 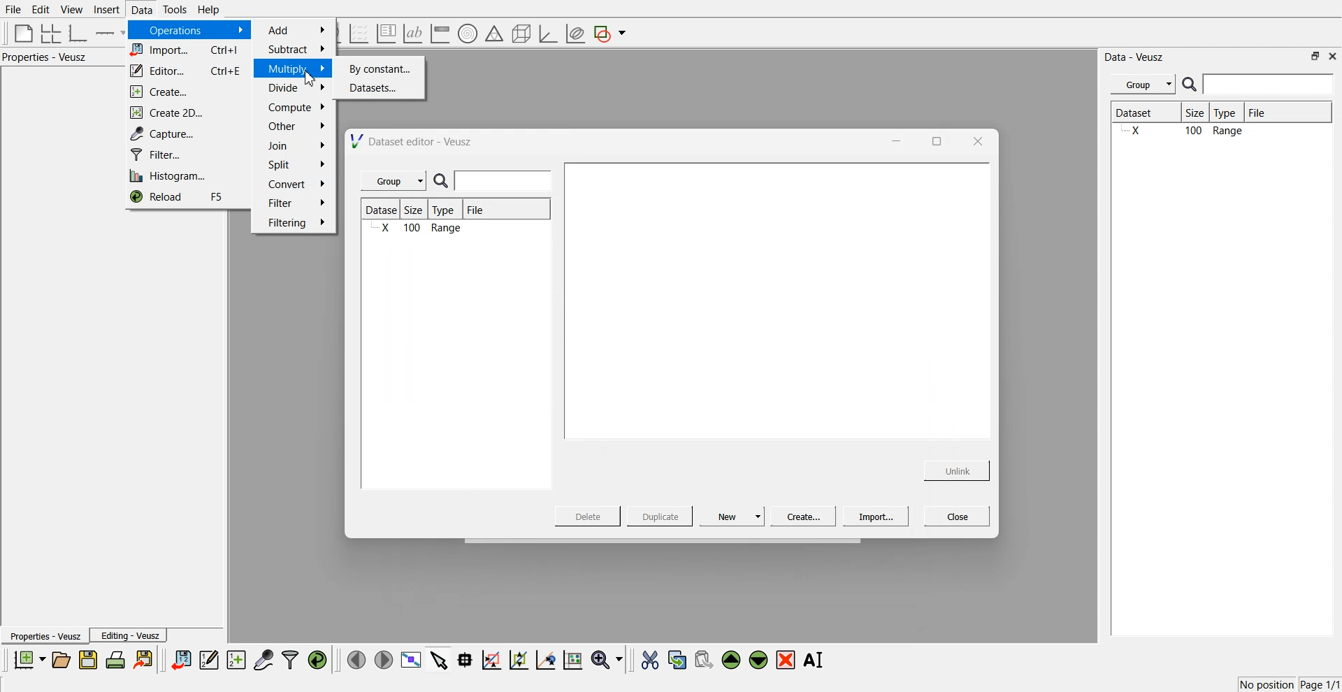 What do you see at coordinates (932, 140) in the screenshot?
I see `maximise` at bounding box center [932, 140].